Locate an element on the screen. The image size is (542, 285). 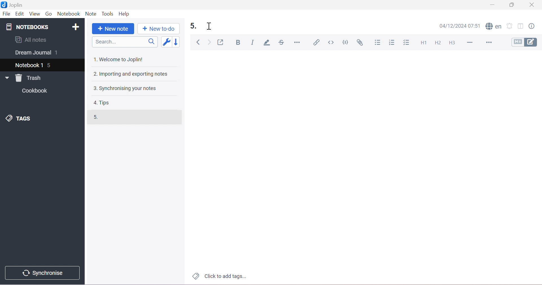
Heading 3 is located at coordinates (453, 42).